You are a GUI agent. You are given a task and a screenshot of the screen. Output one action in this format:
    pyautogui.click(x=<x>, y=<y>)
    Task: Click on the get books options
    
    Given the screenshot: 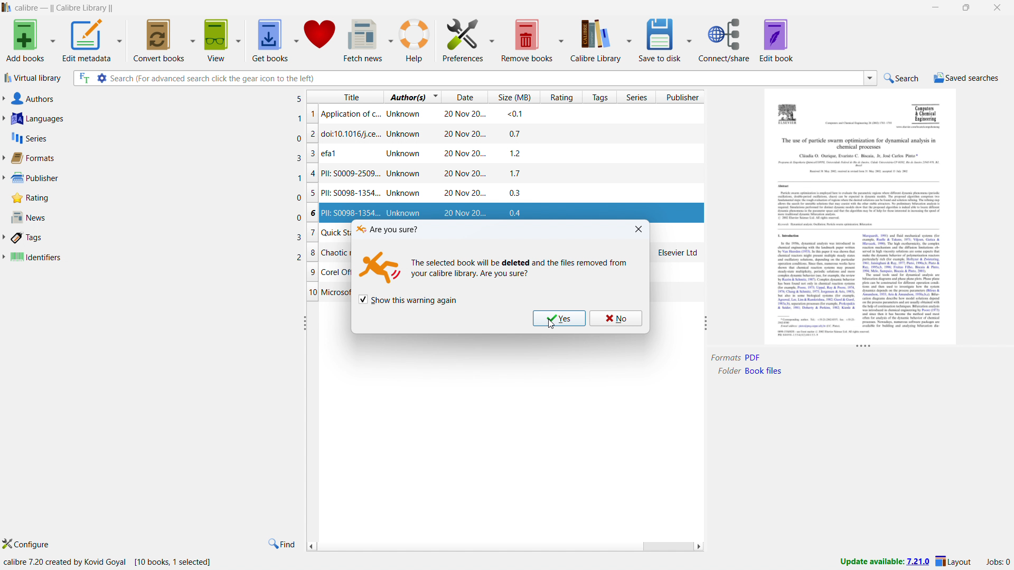 What is the action you would take?
    pyautogui.click(x=295, y=39)
    